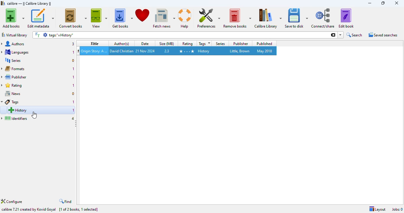  I want to click on formats, so click(13, 68).